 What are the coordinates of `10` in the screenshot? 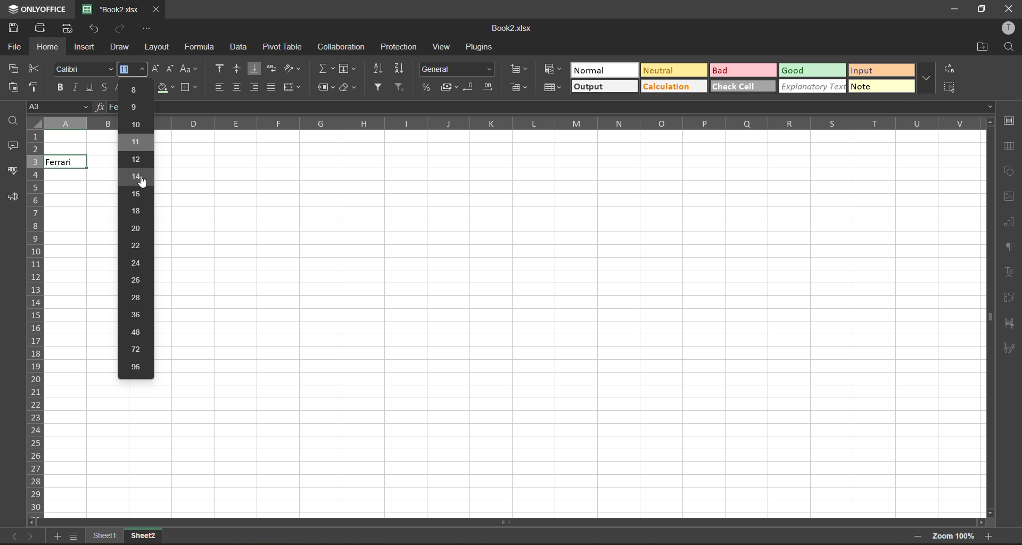 It's located at (138, 125).